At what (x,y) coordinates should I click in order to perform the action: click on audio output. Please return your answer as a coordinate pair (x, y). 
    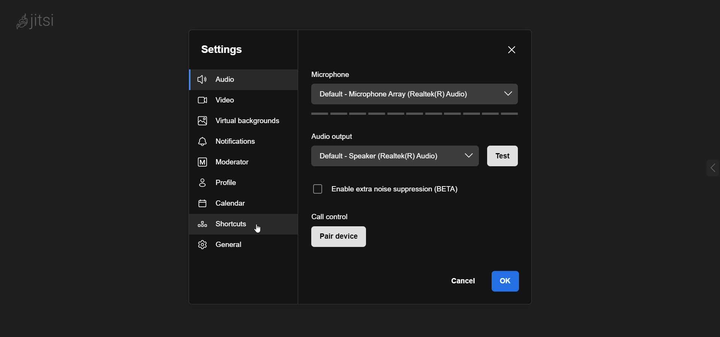
    Looking at the image, I should click on (337, 137).